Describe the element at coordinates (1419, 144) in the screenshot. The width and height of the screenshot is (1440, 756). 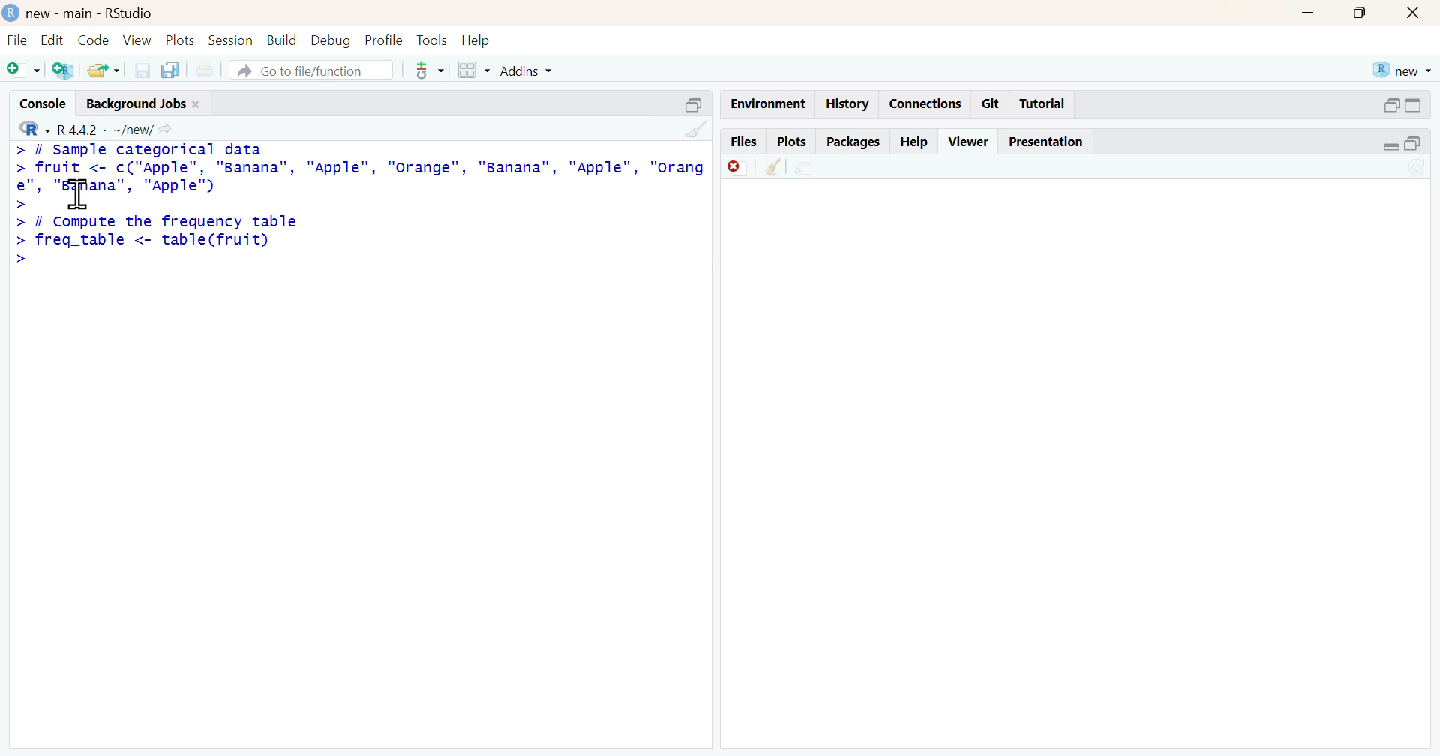
I see `collapse` at that location.